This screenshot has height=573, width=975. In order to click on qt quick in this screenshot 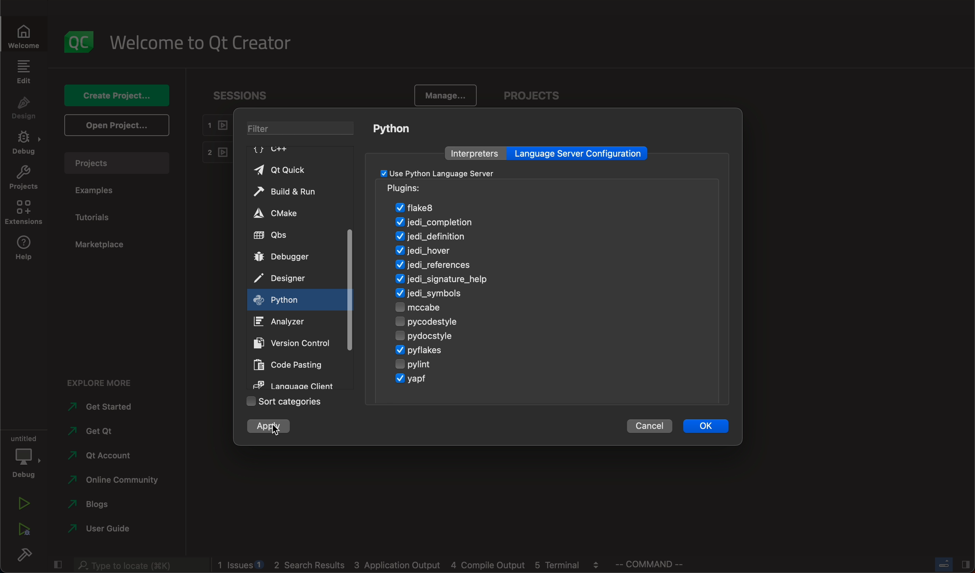, I will do `click(291, 167)`.